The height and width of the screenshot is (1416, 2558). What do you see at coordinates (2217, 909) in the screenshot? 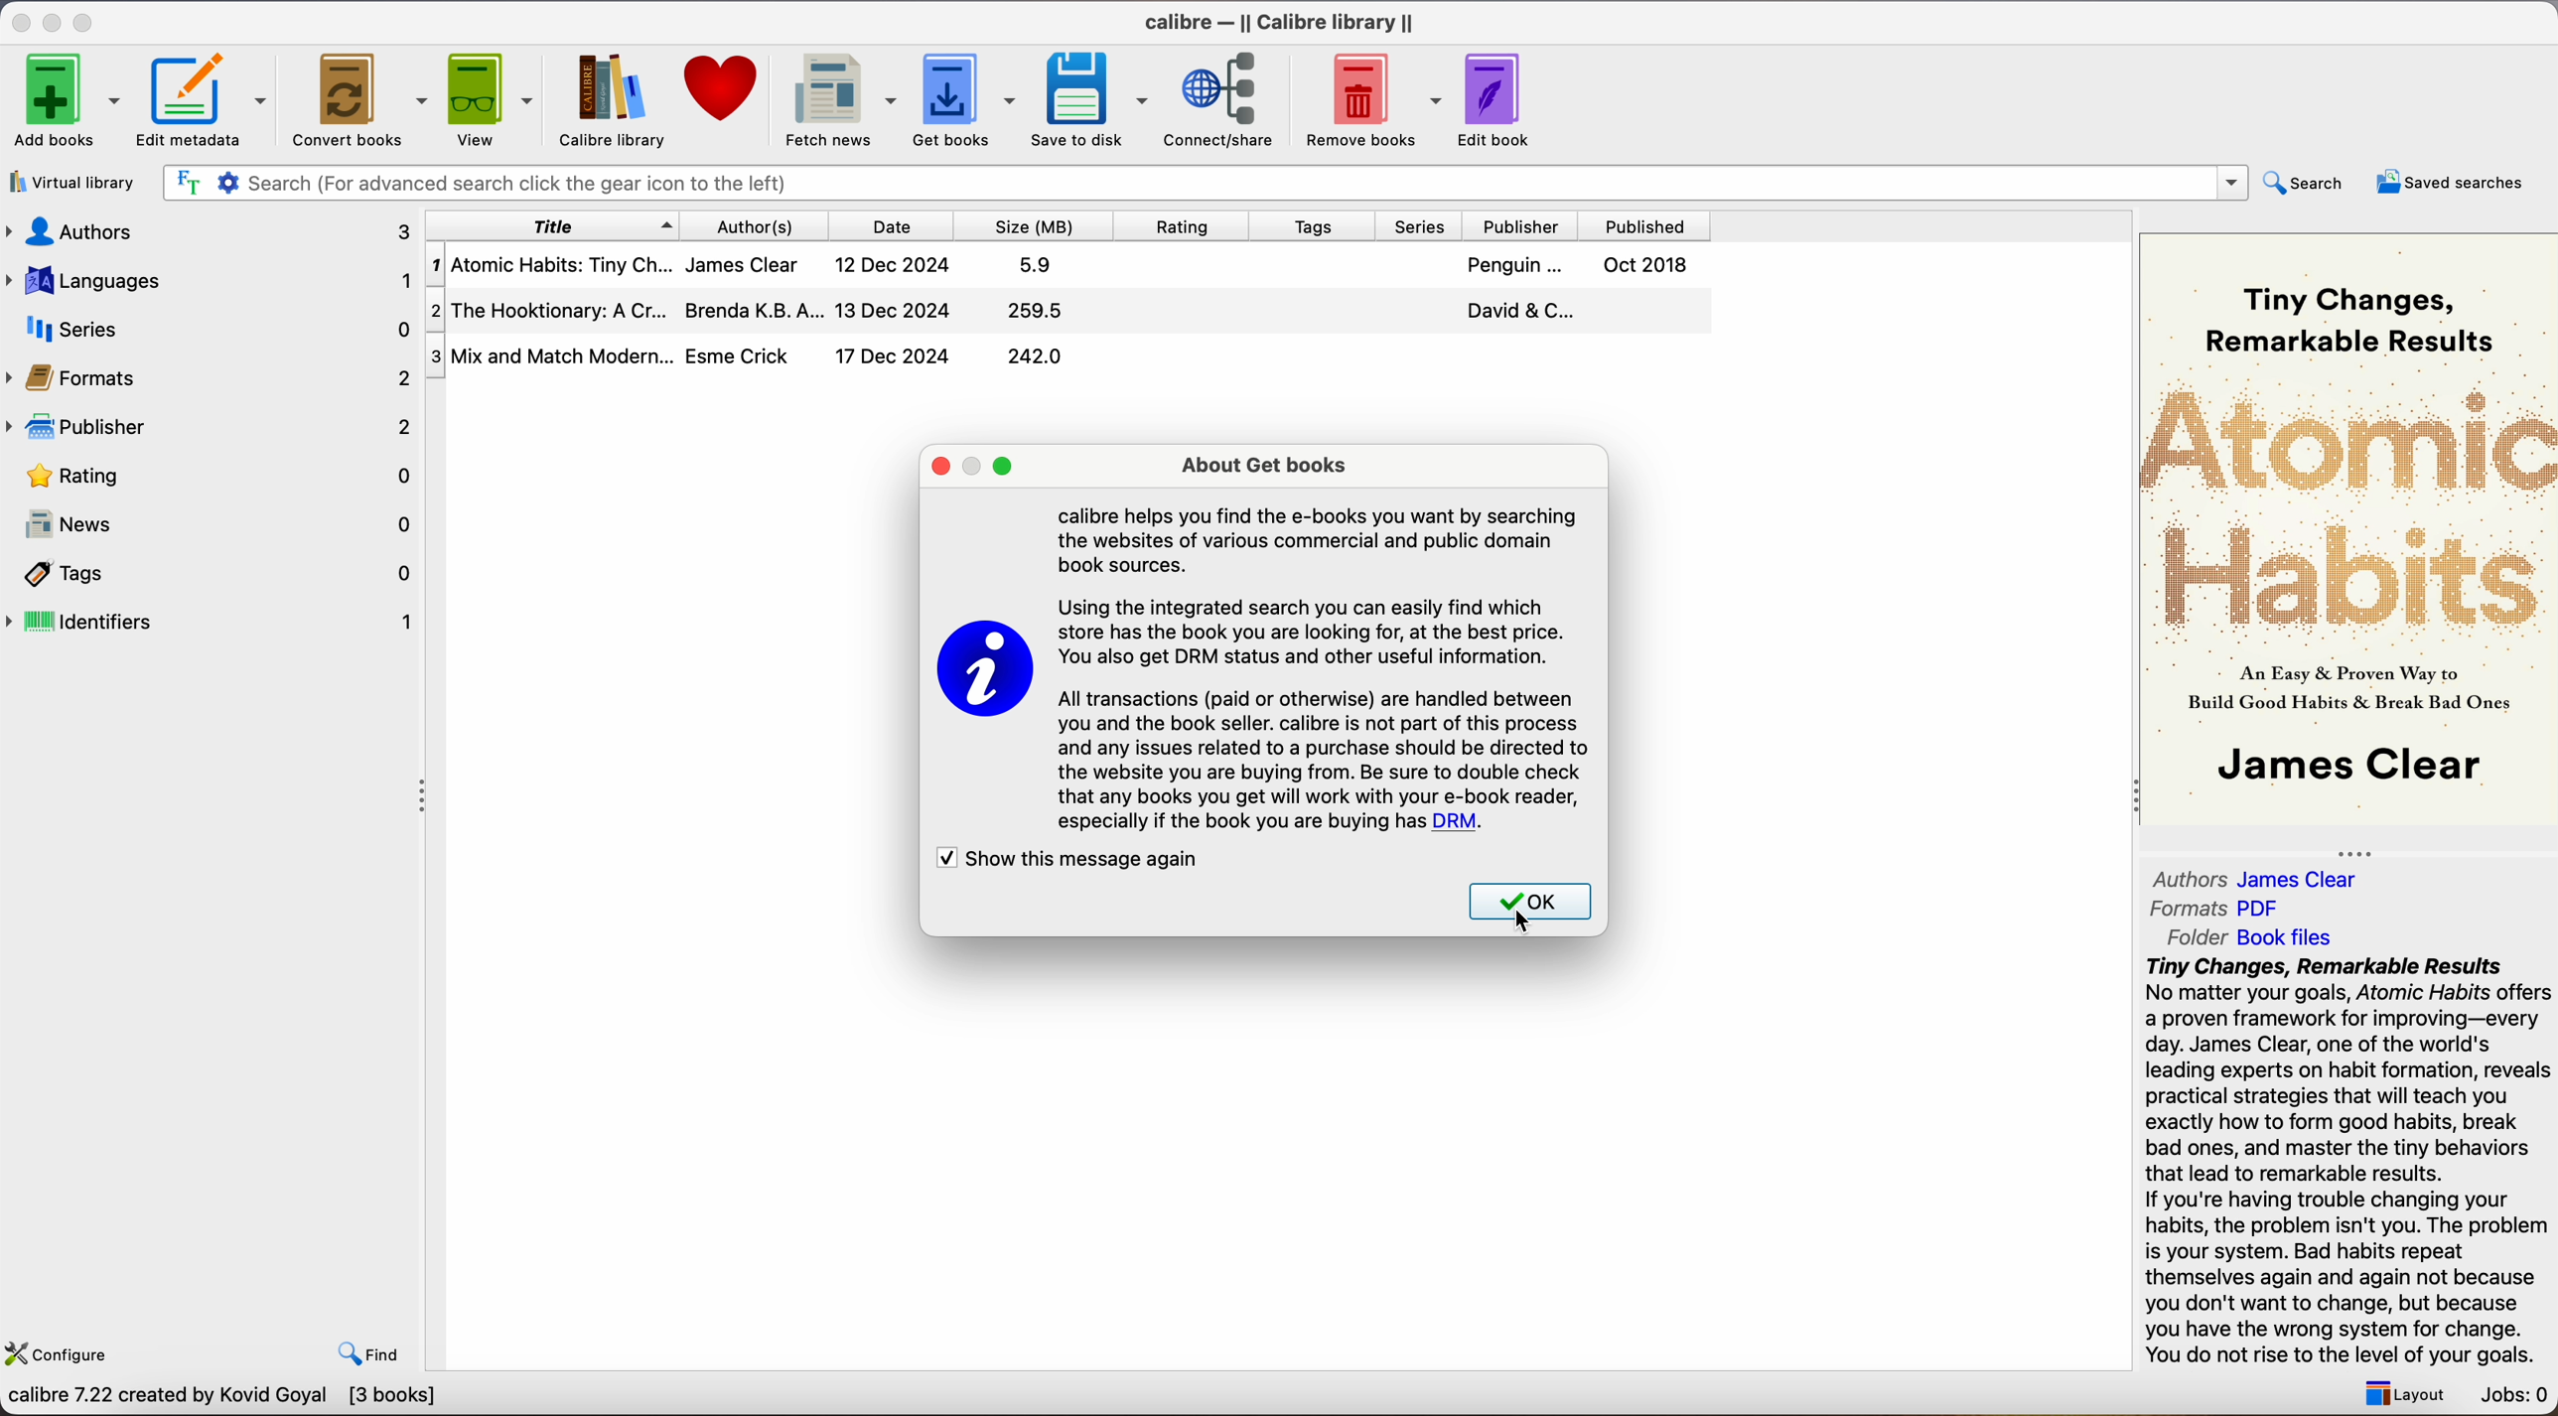
I see `Formats PDF` at bounding box center [2217, 909].